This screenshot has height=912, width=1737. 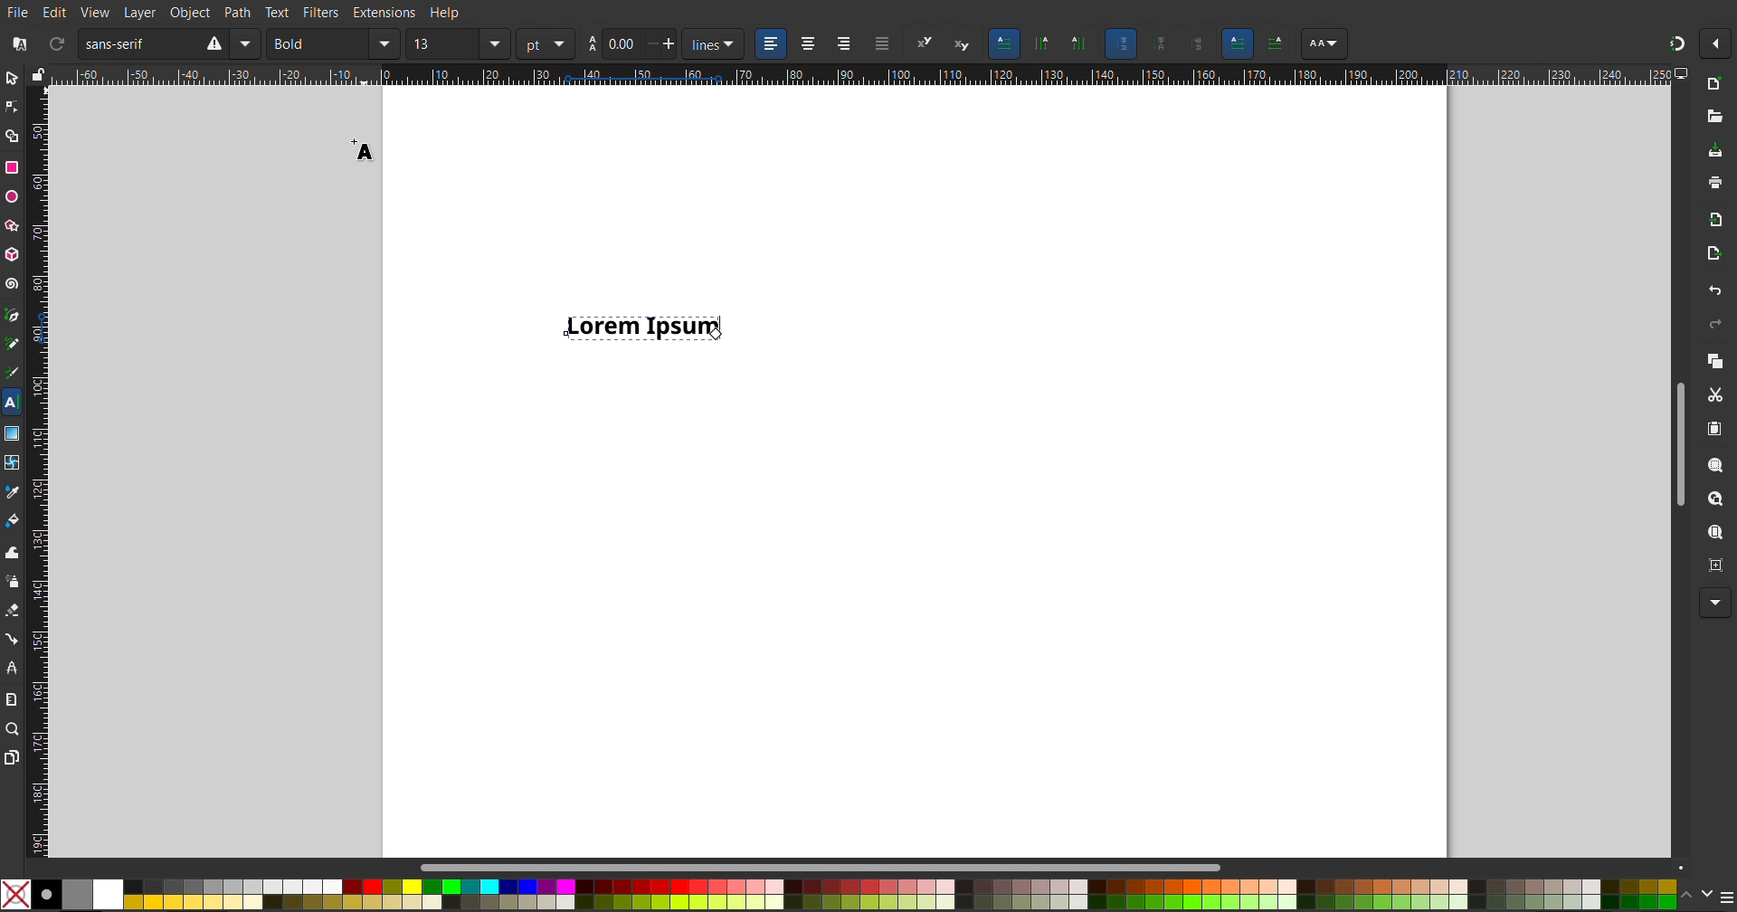 What do you see at coordinates (1713, 115) in the screenshot?
I see `Open` at bounding box center [1713, 115].